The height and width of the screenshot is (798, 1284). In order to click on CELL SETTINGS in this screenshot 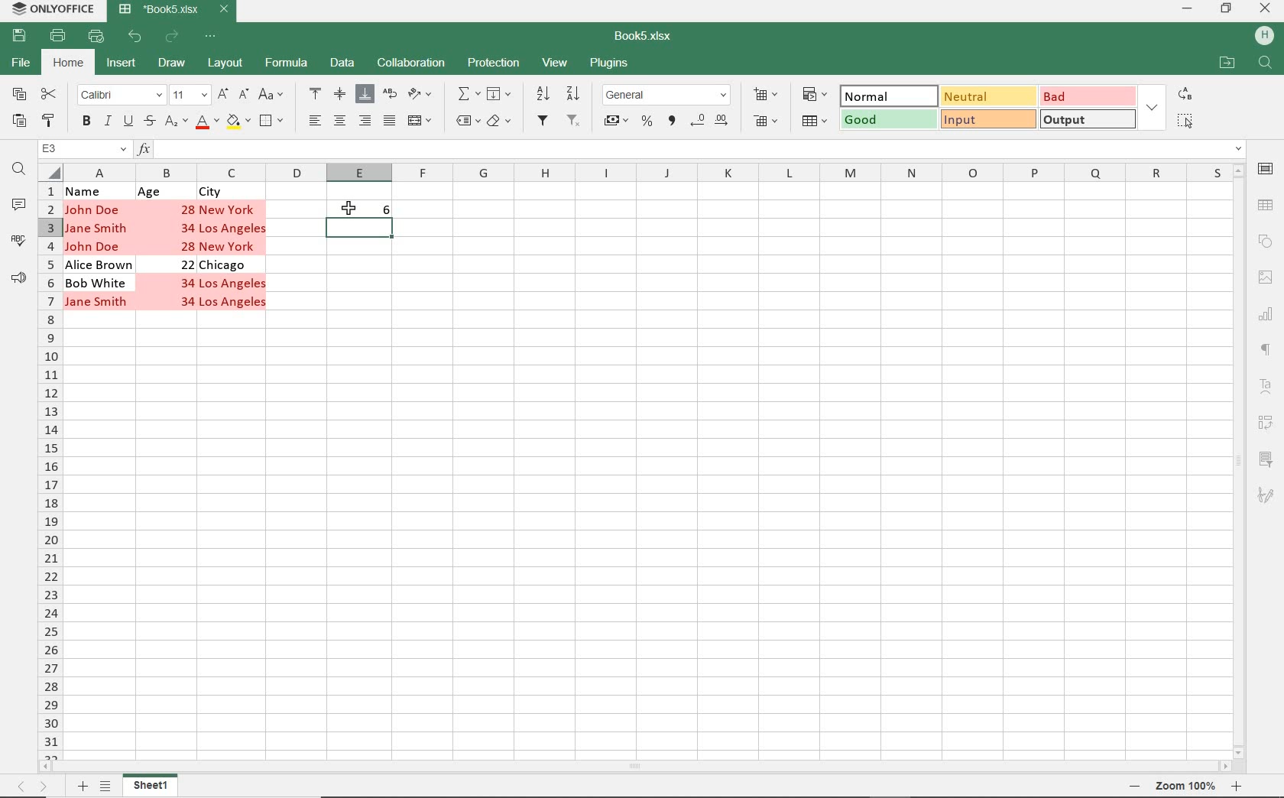, I will do `click(1264, 169)`.